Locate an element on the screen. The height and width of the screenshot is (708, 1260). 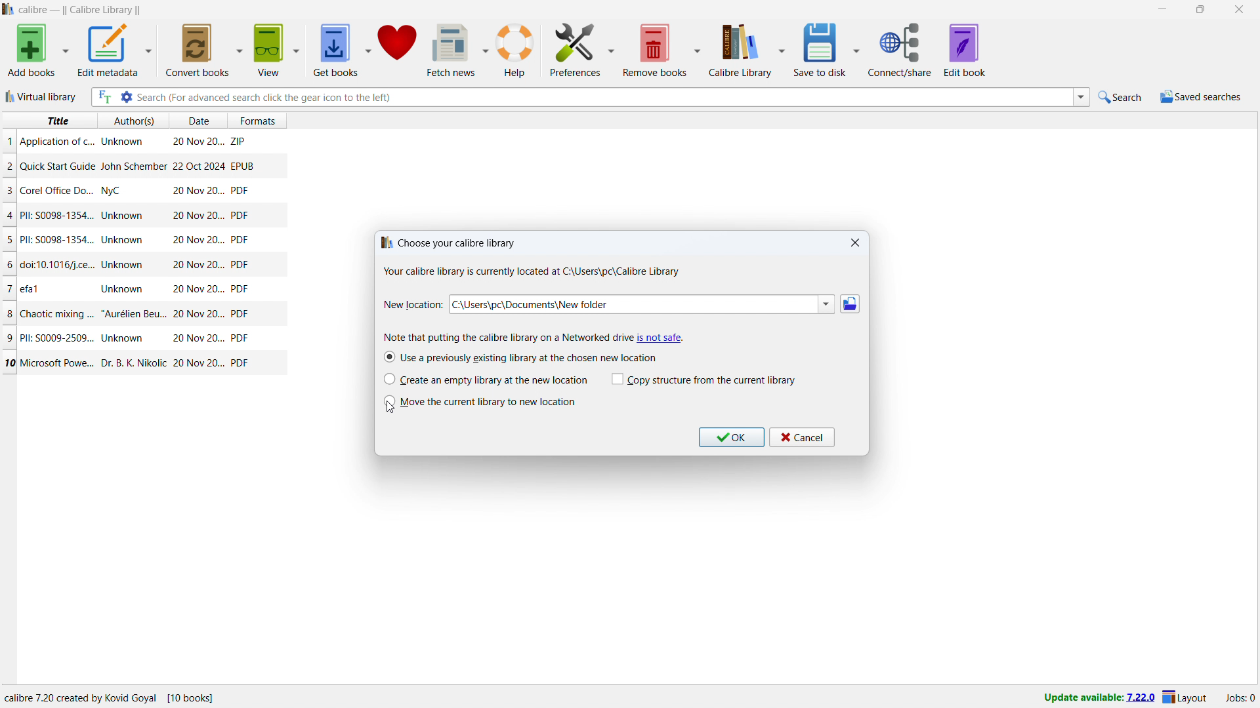
view options is located at coordinates (297, 50).